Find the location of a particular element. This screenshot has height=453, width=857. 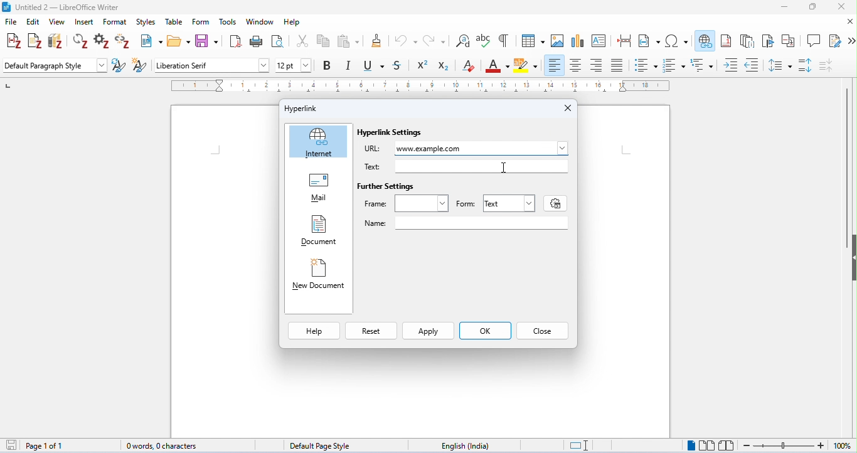

bulleted style is located at coordinates (647, 66).